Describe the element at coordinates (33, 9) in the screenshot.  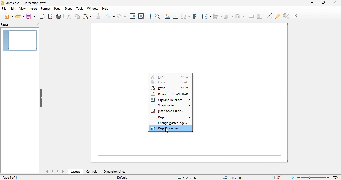
I see `insert ` at that location.